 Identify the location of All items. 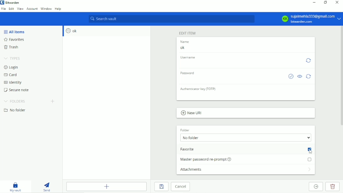
(14, 32).